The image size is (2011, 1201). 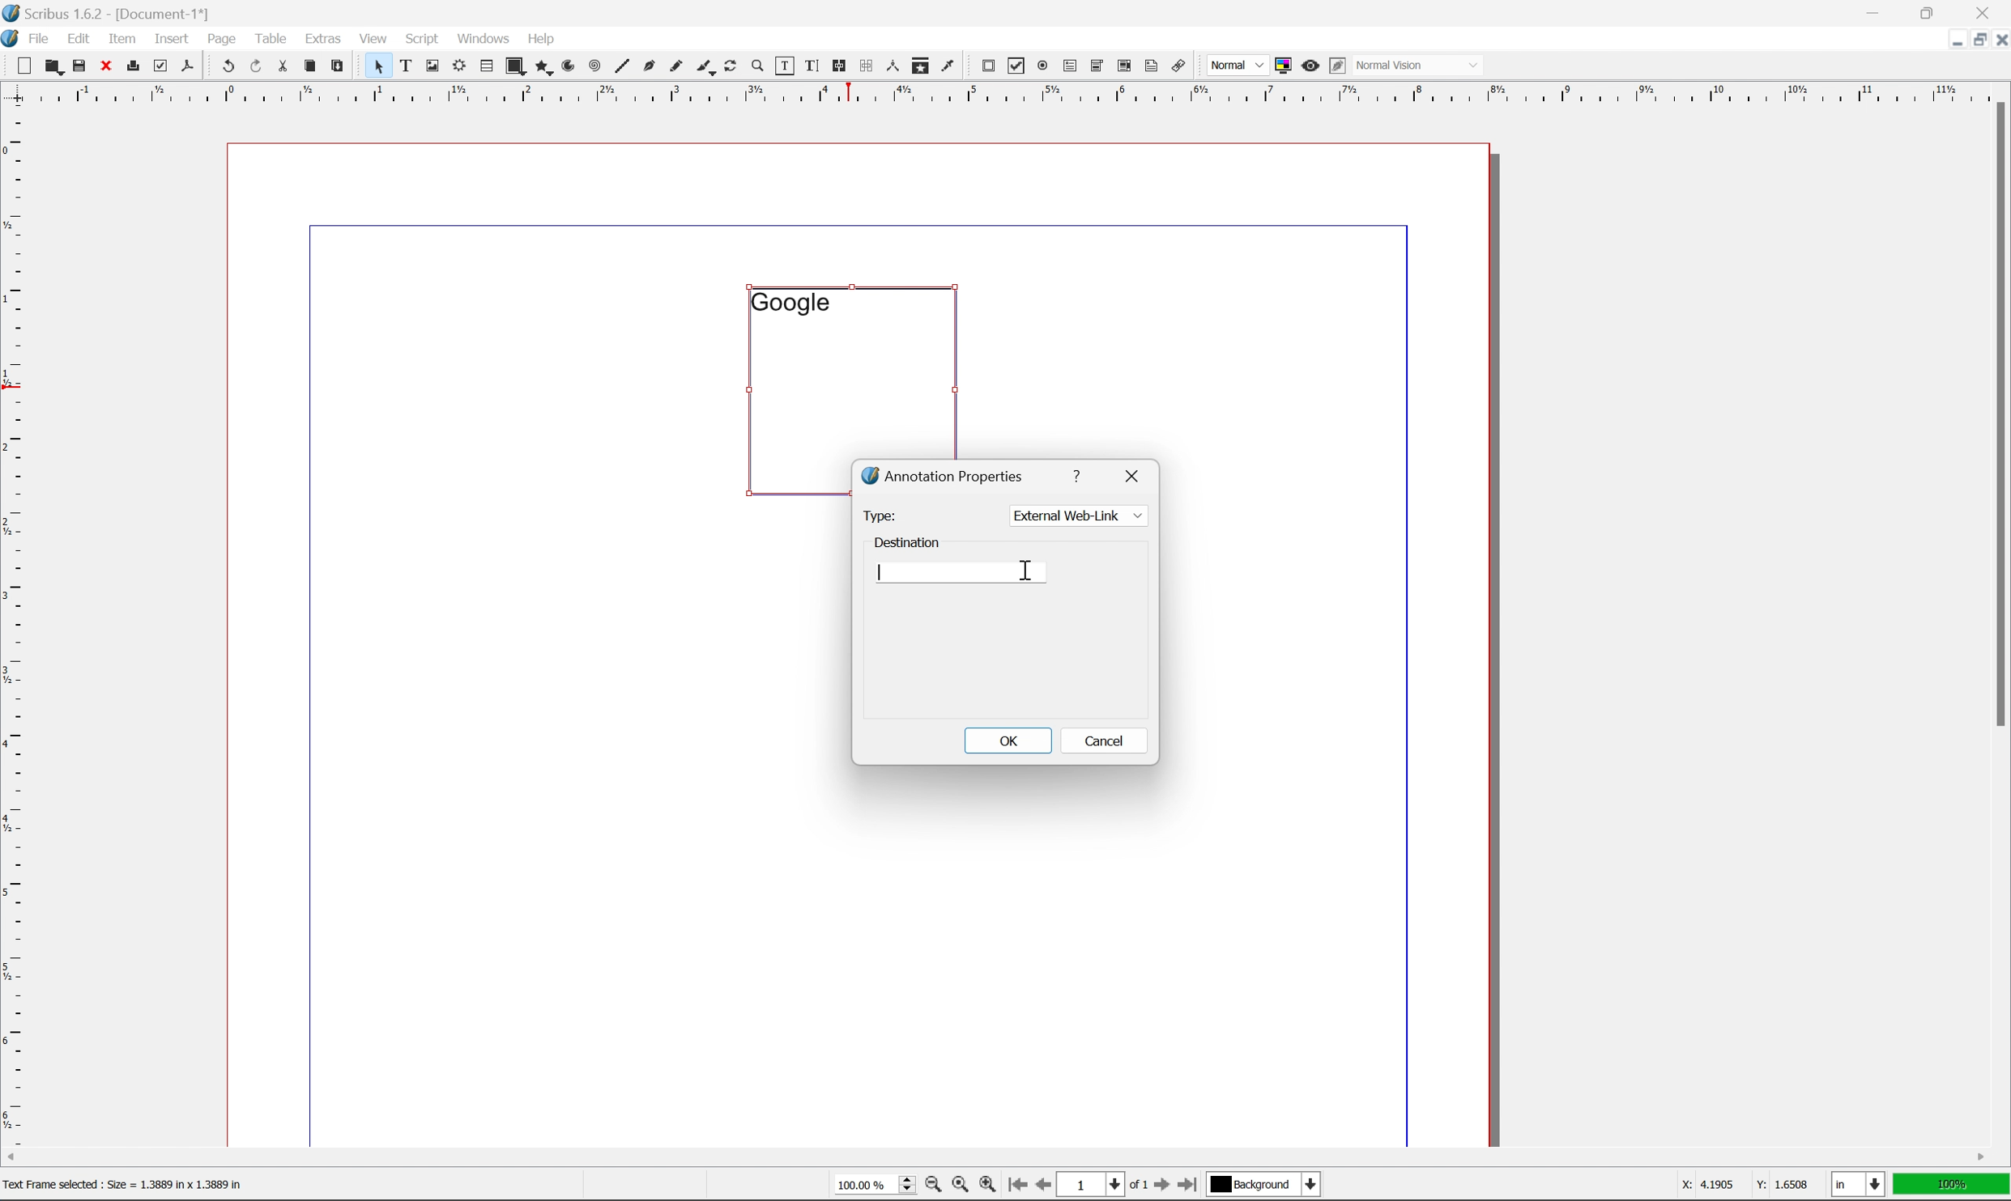 What do you see at coordinates (731, 67) in the screenshot?
I see `rotate item` at bounding box center [731, 67].